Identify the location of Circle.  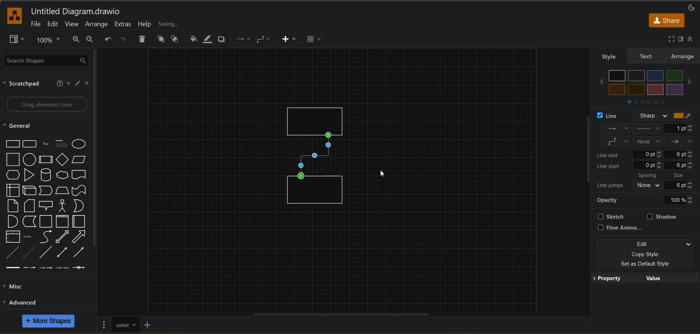
(29, 160).